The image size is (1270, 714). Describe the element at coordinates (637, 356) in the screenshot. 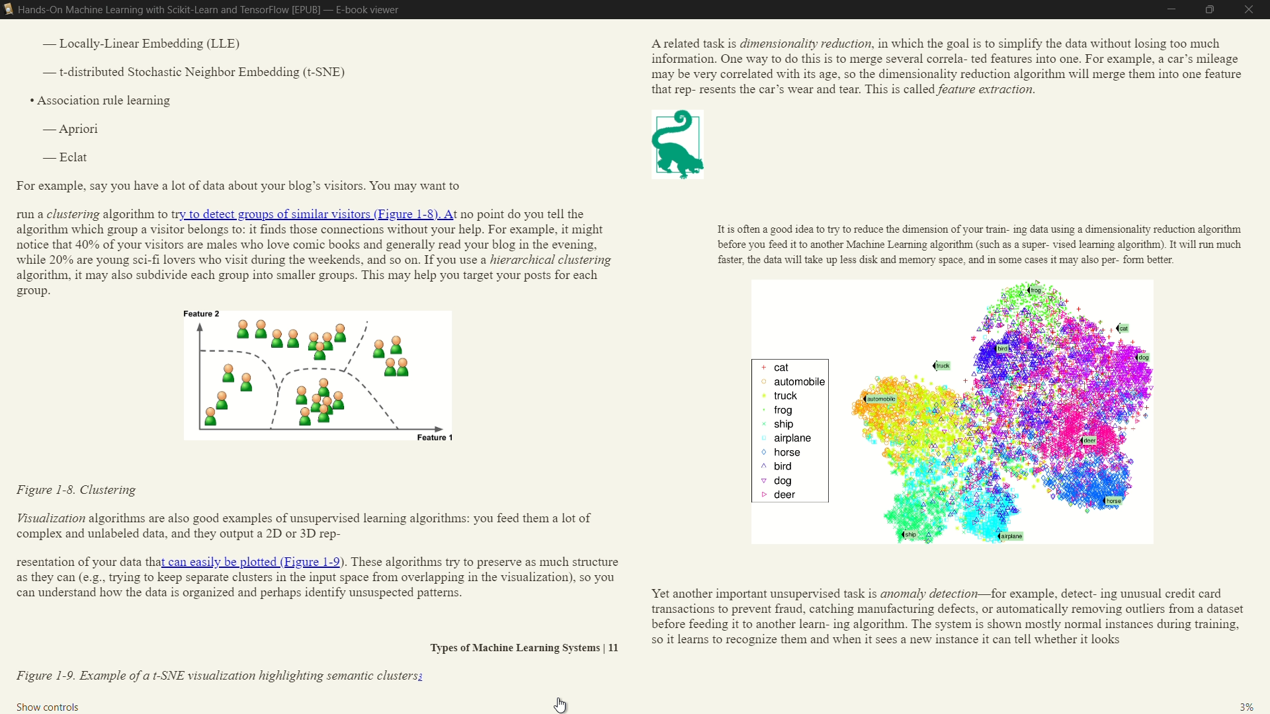

I see `book's content` at that location.